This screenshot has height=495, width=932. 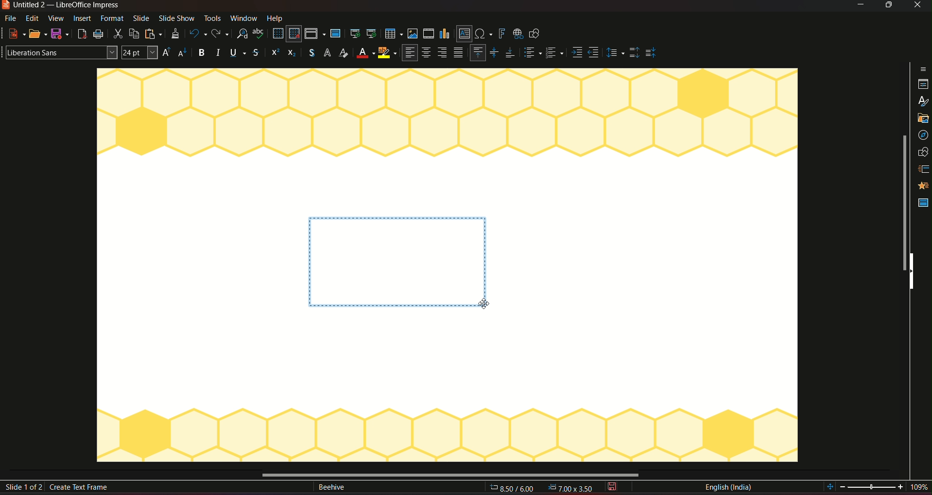 I want to click on edit, so click(x=33, y=19).